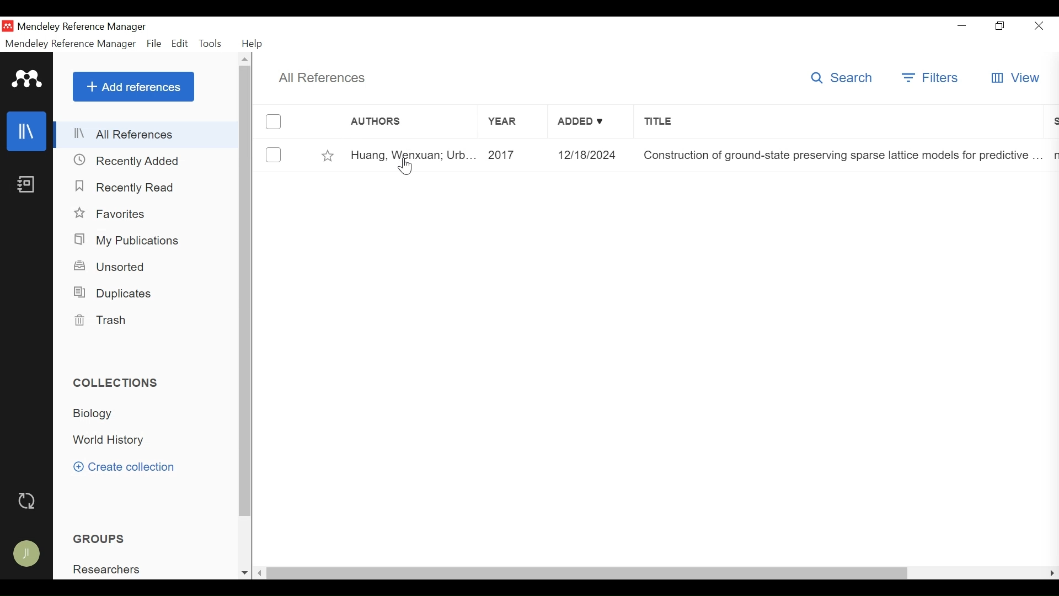 This screenshot has width=1059, height=596. Describe the element at coordinates (247, 291) in the screenshot. I see `Vertical Scroll bar` at that location.